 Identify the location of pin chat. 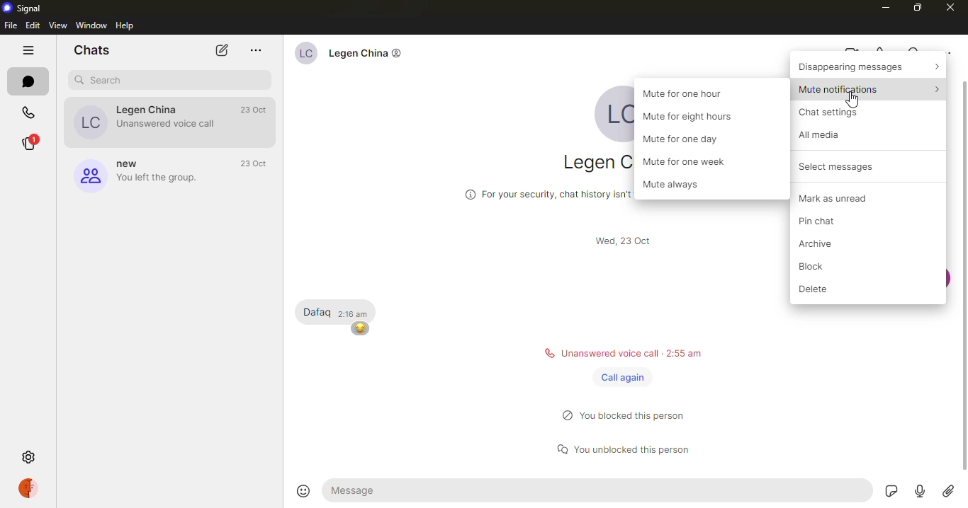
(829, 223).